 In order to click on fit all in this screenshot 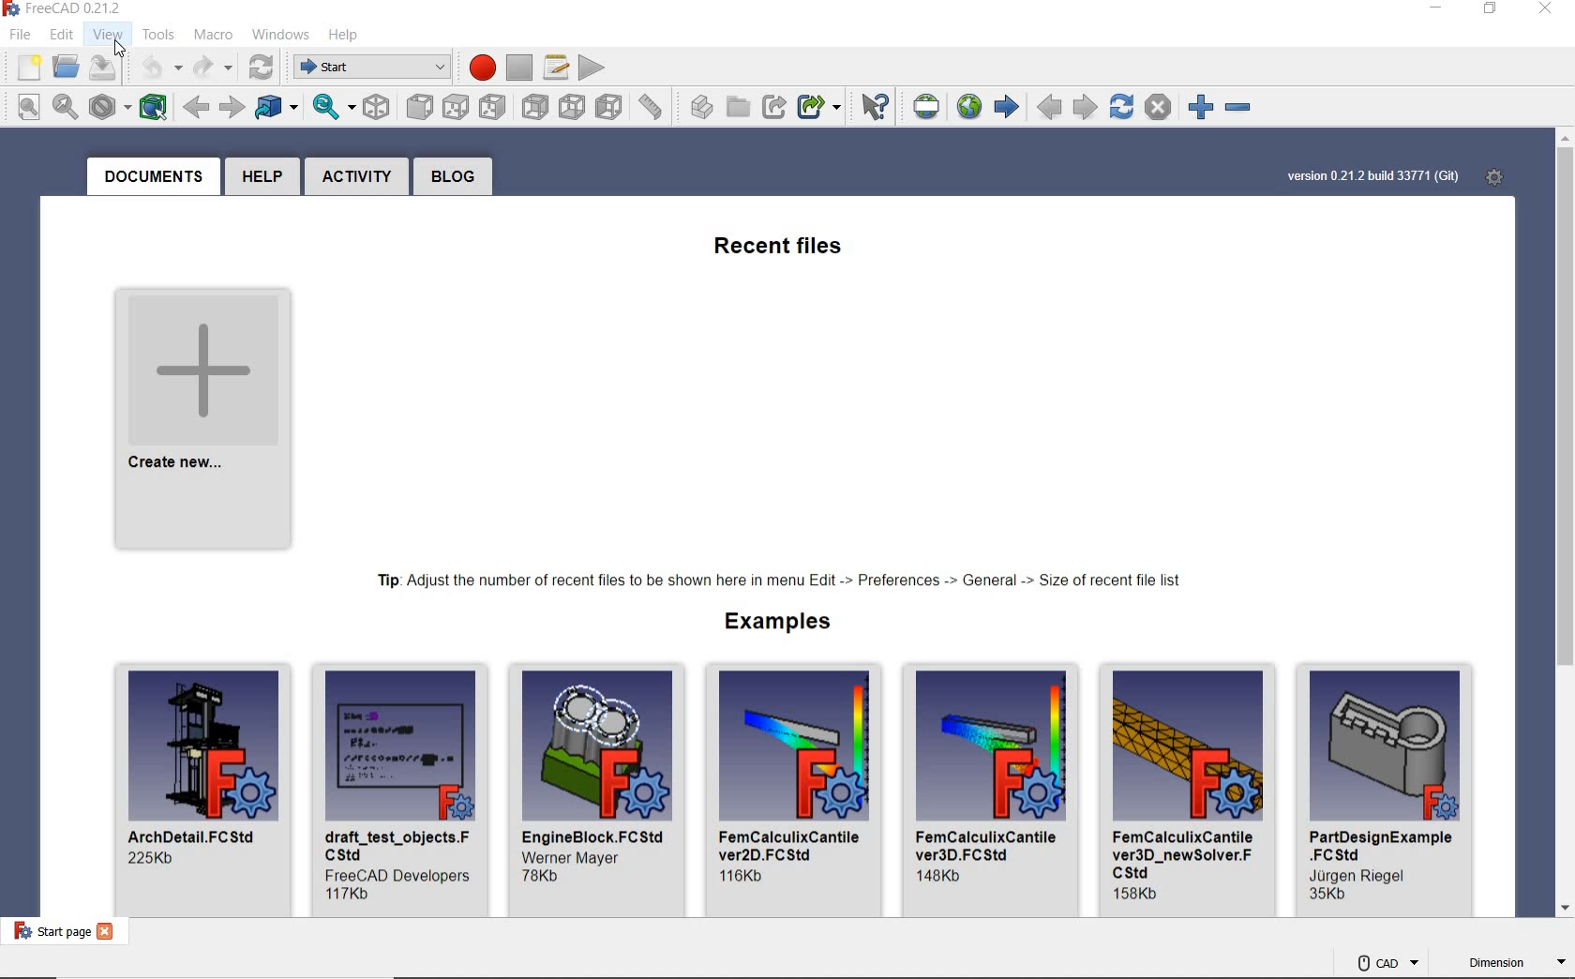, I will do `click(25, 107)`.